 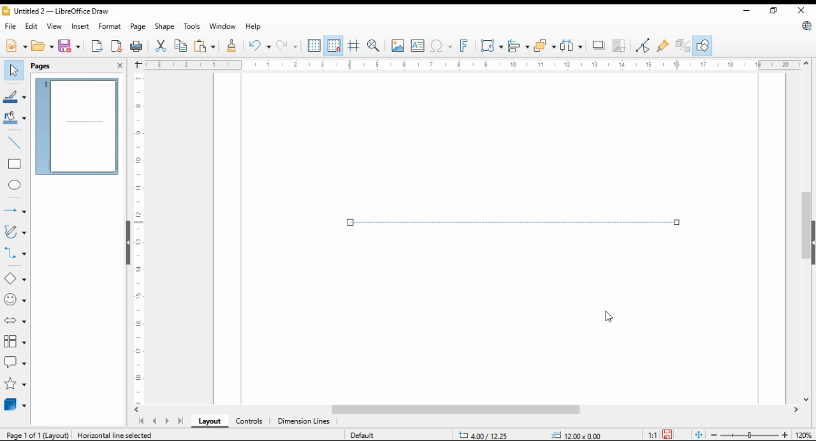 I want to click on ellipse, so click(x=15, y=185).